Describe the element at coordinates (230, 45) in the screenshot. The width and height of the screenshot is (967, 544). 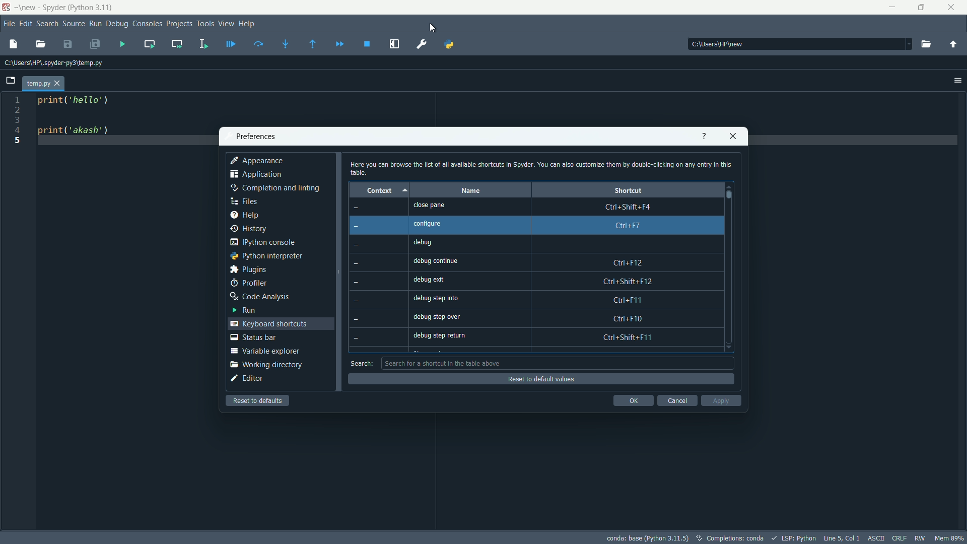
I see `debug file` at that location.